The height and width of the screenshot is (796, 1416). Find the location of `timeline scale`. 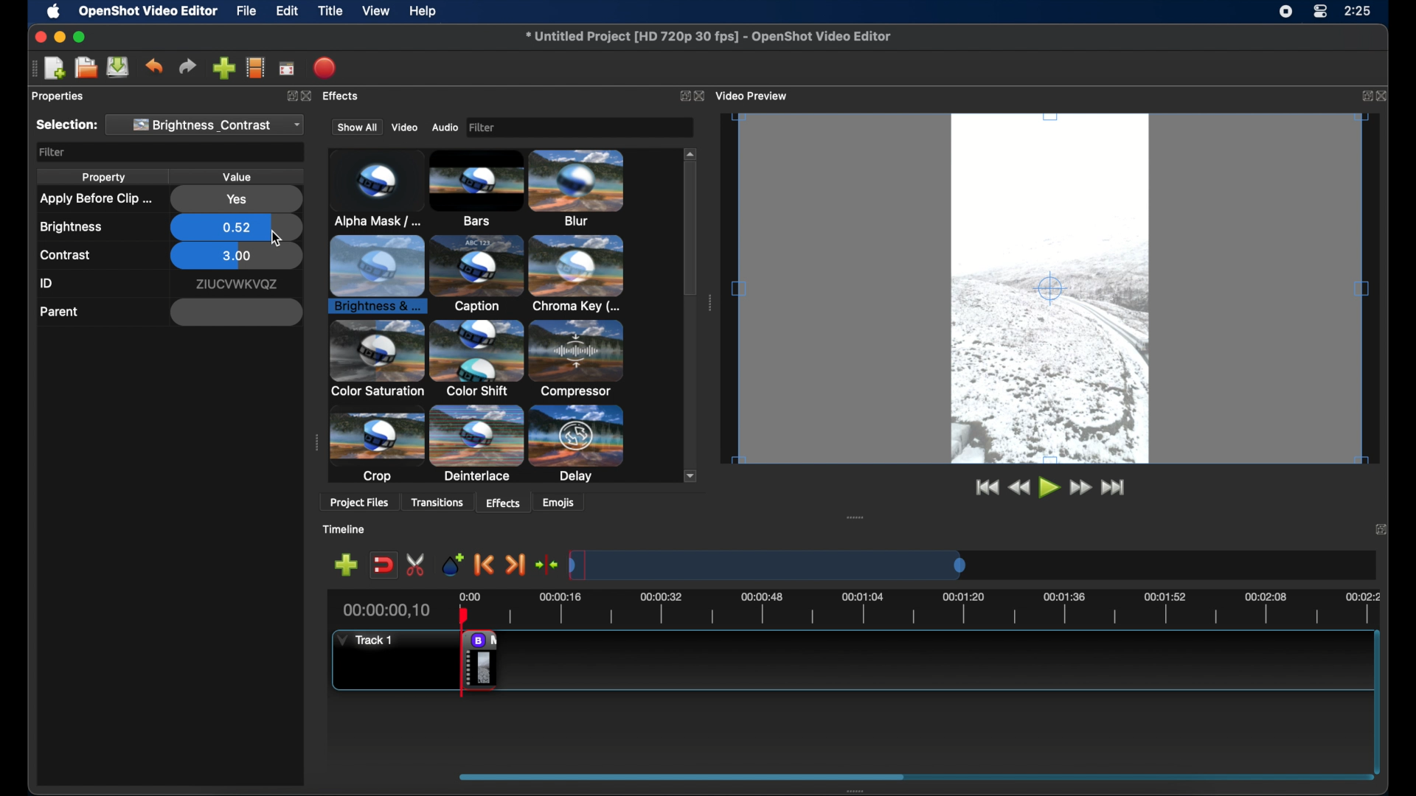

timeline scale is located at coordinates (927, 563).